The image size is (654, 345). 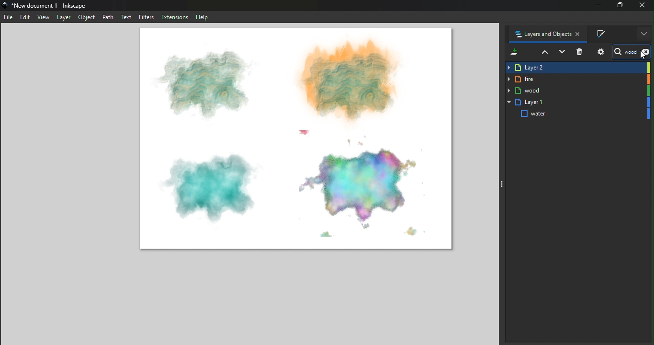 I want to click on Extensions, so click(x=175, y=17).